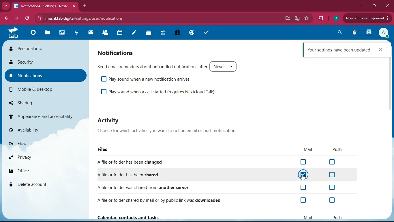 The height and width of the screenshot is (222, 394). Describe the element at coordinates (90, 34) in the screenshot. I see `mail` at that location.